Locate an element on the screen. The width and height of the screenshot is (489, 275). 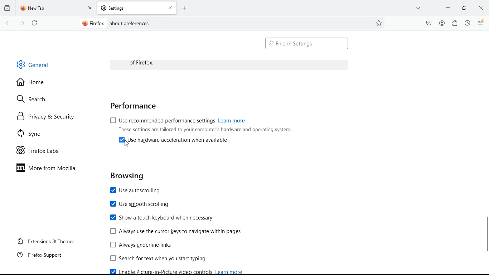
show touch keyboard when necessary is located at coordinates (162, 217).